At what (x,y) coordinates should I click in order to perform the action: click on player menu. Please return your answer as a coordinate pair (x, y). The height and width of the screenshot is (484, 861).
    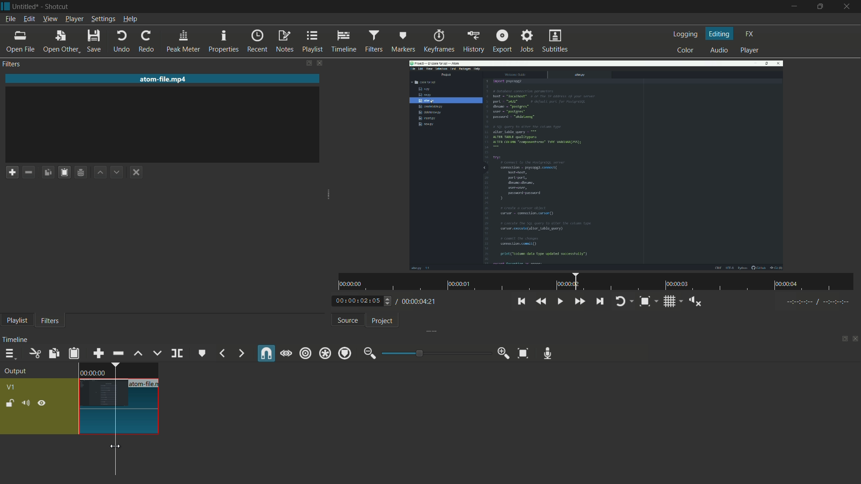
    Looking at the image, I should click on (75, 20).